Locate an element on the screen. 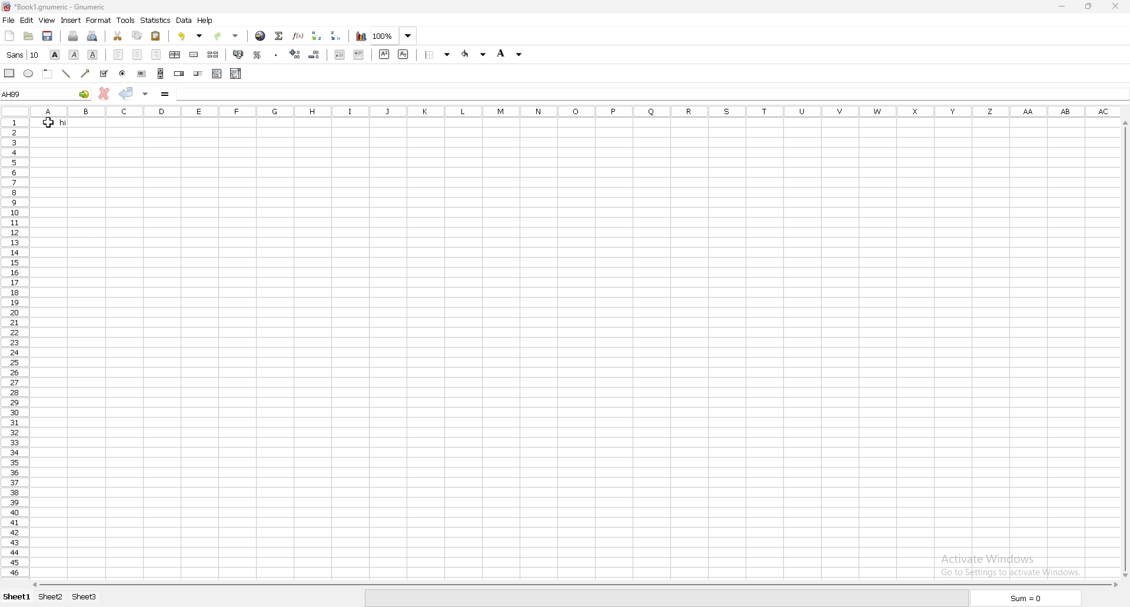 Image resolution: width=1130 pixels, height=607 pixels. close is located at coordinates (1115, 6).